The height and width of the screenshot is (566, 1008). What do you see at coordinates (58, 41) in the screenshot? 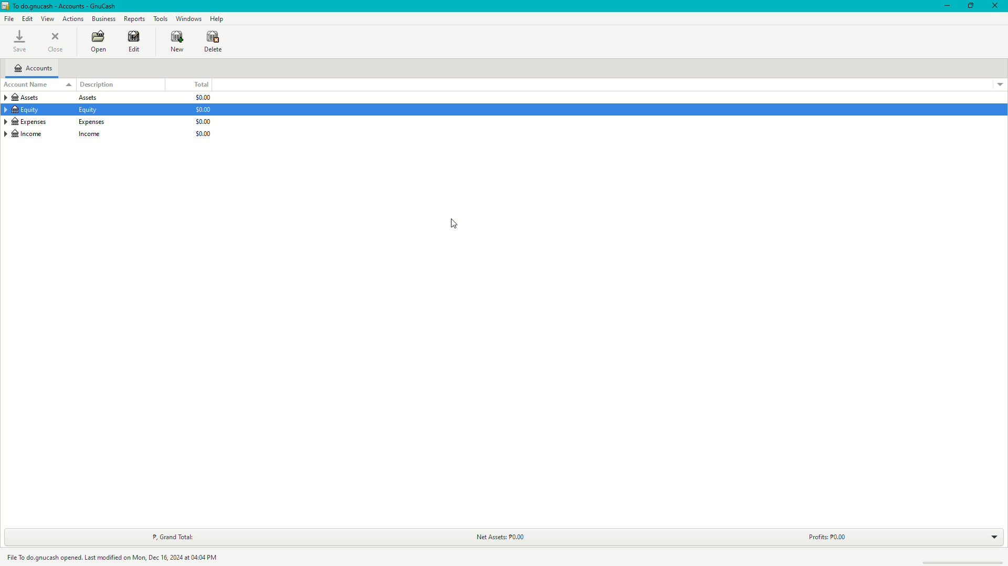
I see `Close` at bounding box center [58, 41].